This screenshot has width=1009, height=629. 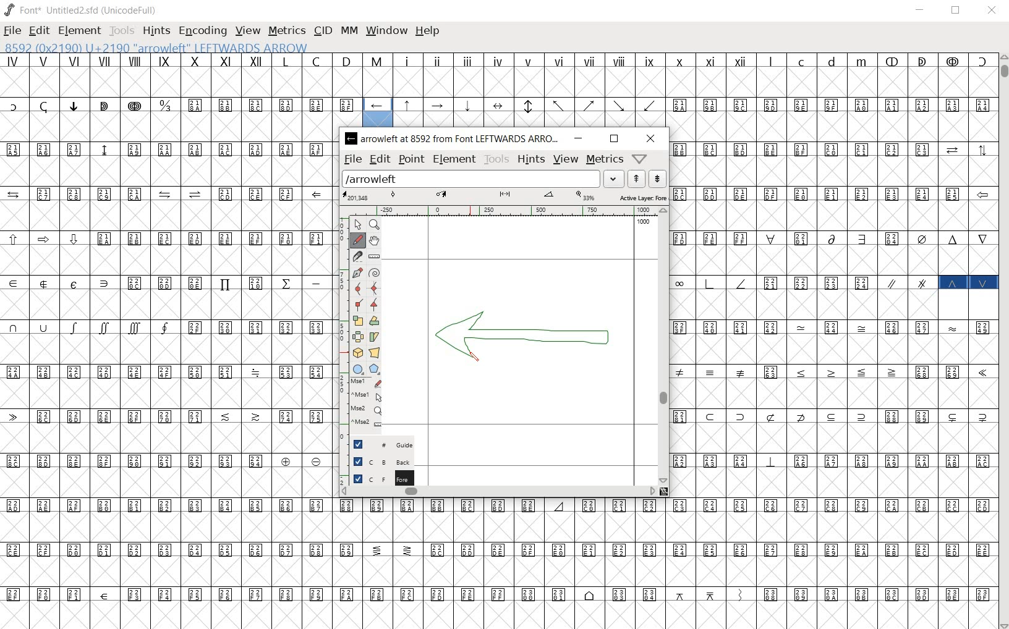 I want to click on change whether spiro is active or not, so click(x=375, y=272).